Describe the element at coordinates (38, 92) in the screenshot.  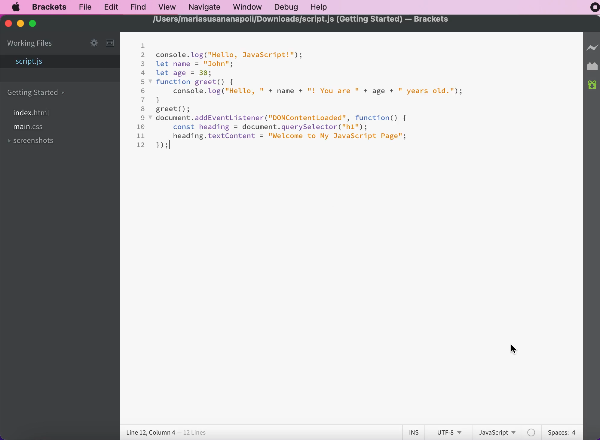
I see `gettin started folder` at that location.